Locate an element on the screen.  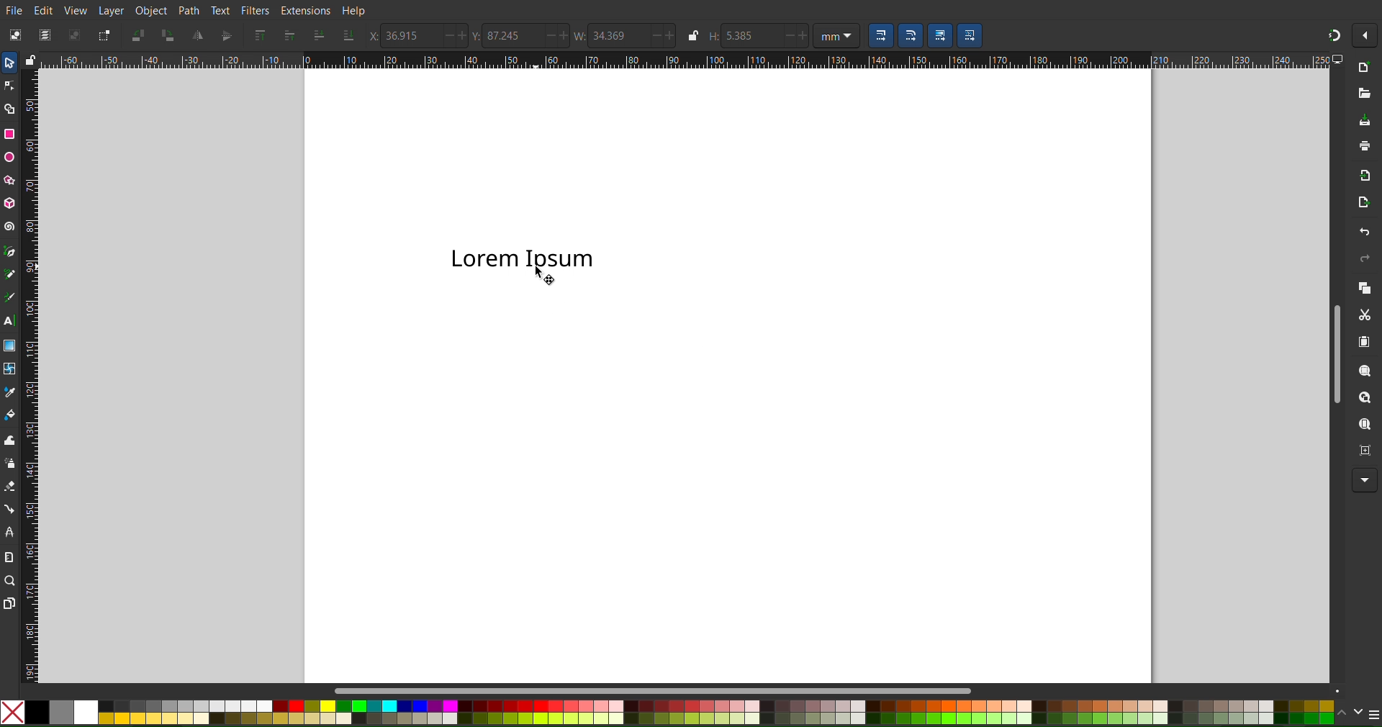
Select Object is located at coordinates (17, 35).